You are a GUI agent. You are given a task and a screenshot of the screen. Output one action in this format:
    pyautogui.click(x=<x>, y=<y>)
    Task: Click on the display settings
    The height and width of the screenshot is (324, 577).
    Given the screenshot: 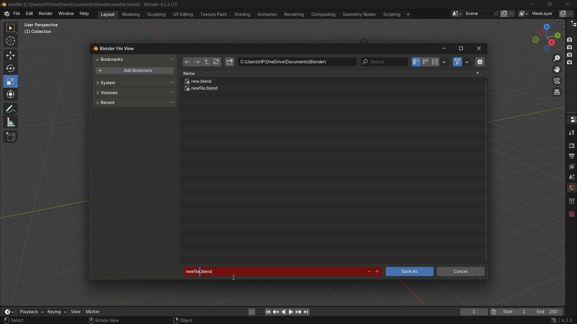 What is the action you would take?
    pyautogui.click(x=444, y=61)
    